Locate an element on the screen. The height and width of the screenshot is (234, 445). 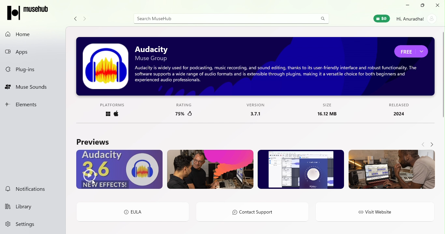
Navigate back is located at coordinates (423, 144).